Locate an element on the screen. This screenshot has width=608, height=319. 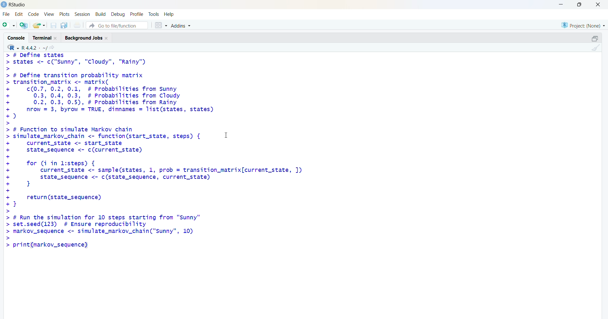
print the current file is located at coordinates (79, 25).